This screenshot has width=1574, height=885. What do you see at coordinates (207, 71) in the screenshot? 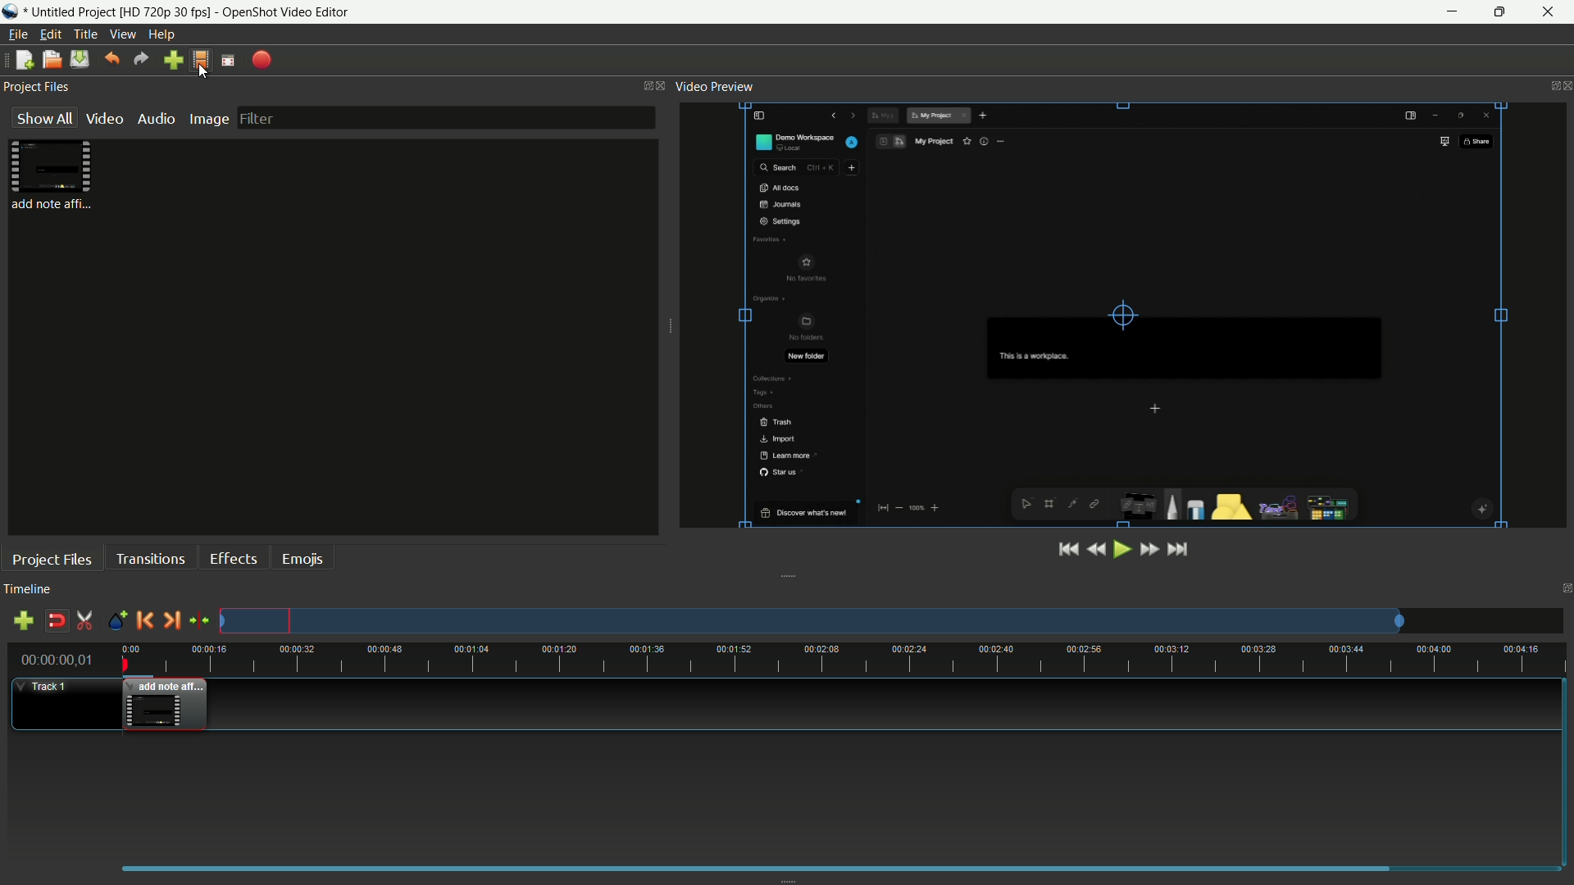
I see `Cursor` at bounding box center [207, 71].